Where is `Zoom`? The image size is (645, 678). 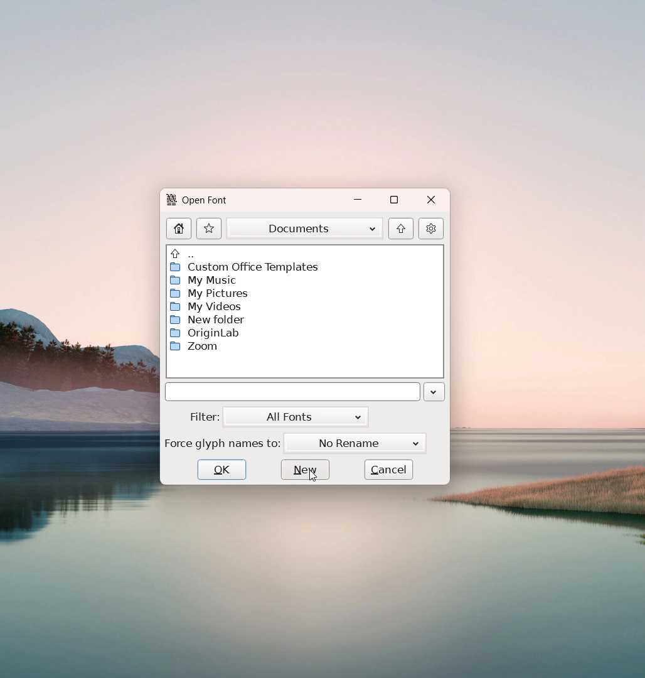
Zoom is located at coordinates (199, 347).